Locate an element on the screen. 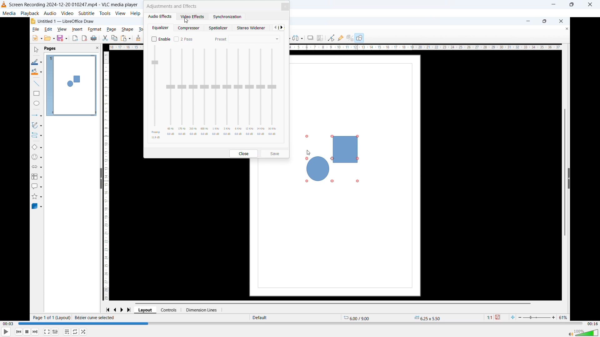 The height and width of the screenshot is (337, 600). media is located at coordinates (9, 13).